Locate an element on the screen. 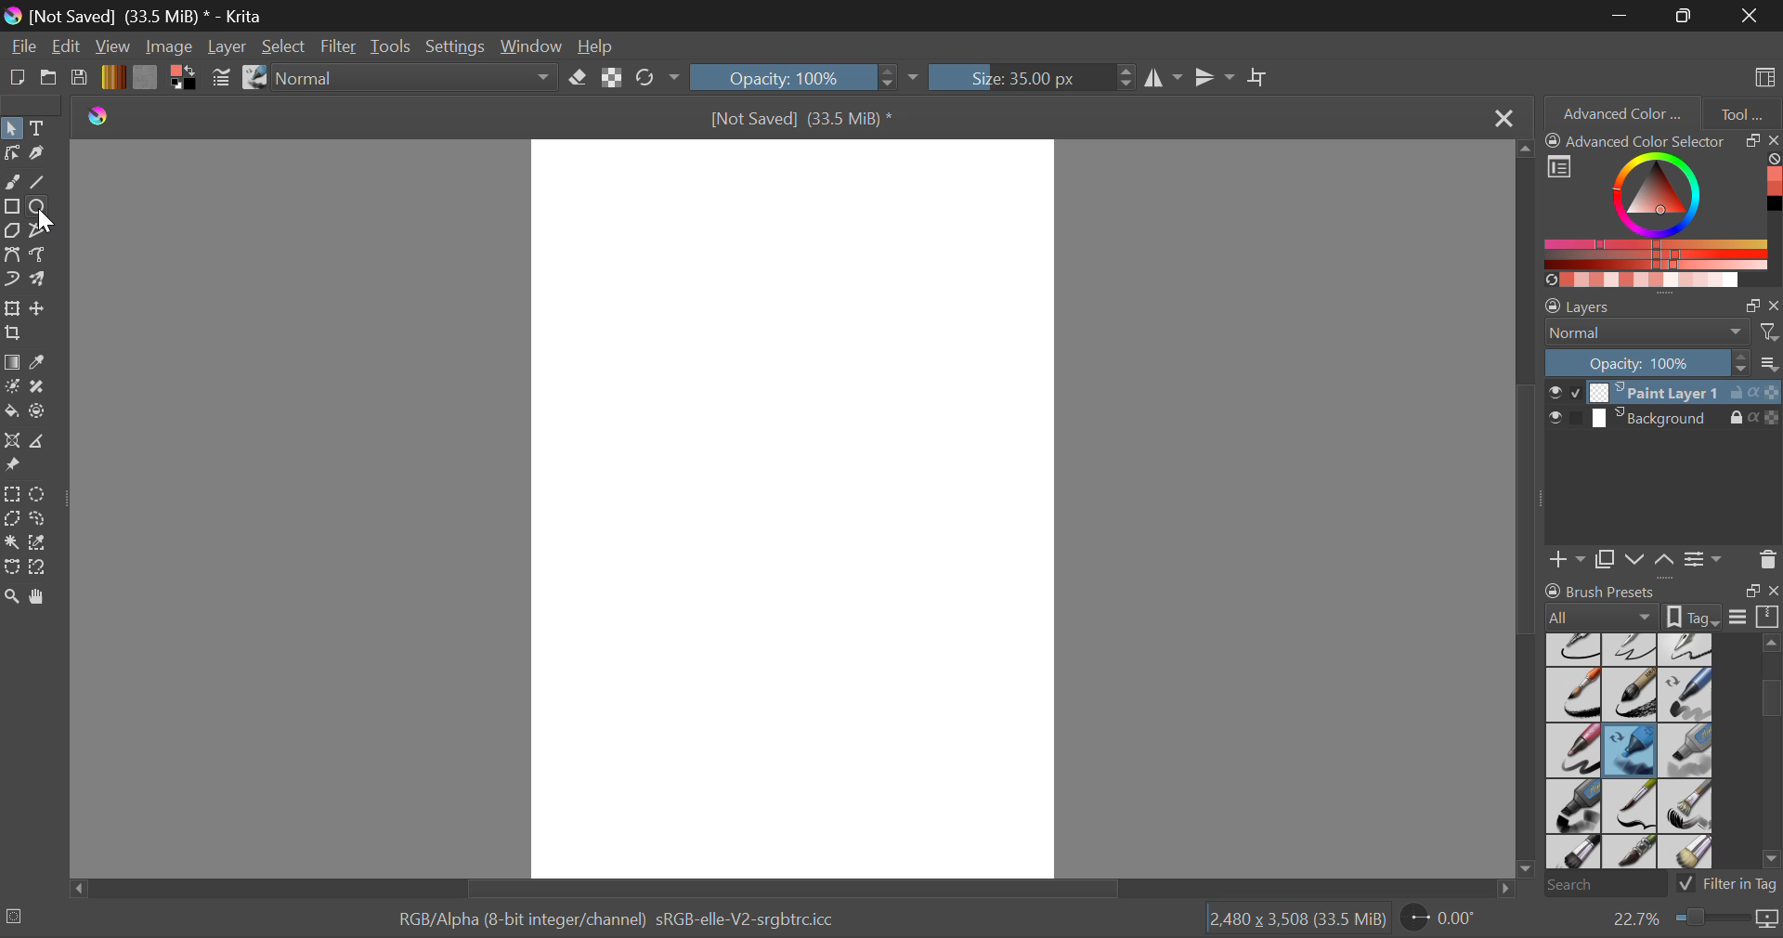 The width and height of the screenshot is (1783, 938). Multibrush Tool is located at coordinates (44, 280).